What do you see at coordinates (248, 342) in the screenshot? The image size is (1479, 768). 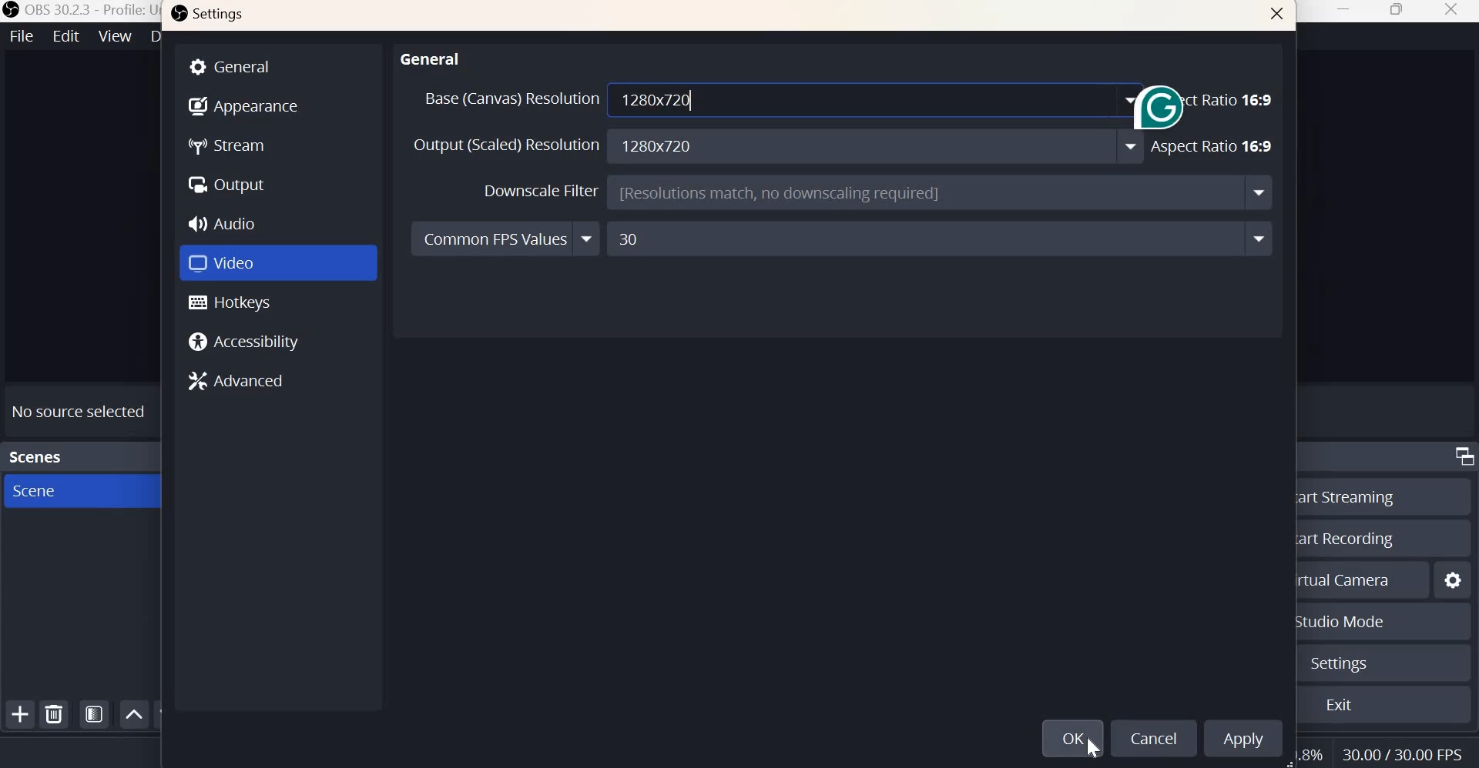 I see `Accessibility` at bounding box center [248, 342].